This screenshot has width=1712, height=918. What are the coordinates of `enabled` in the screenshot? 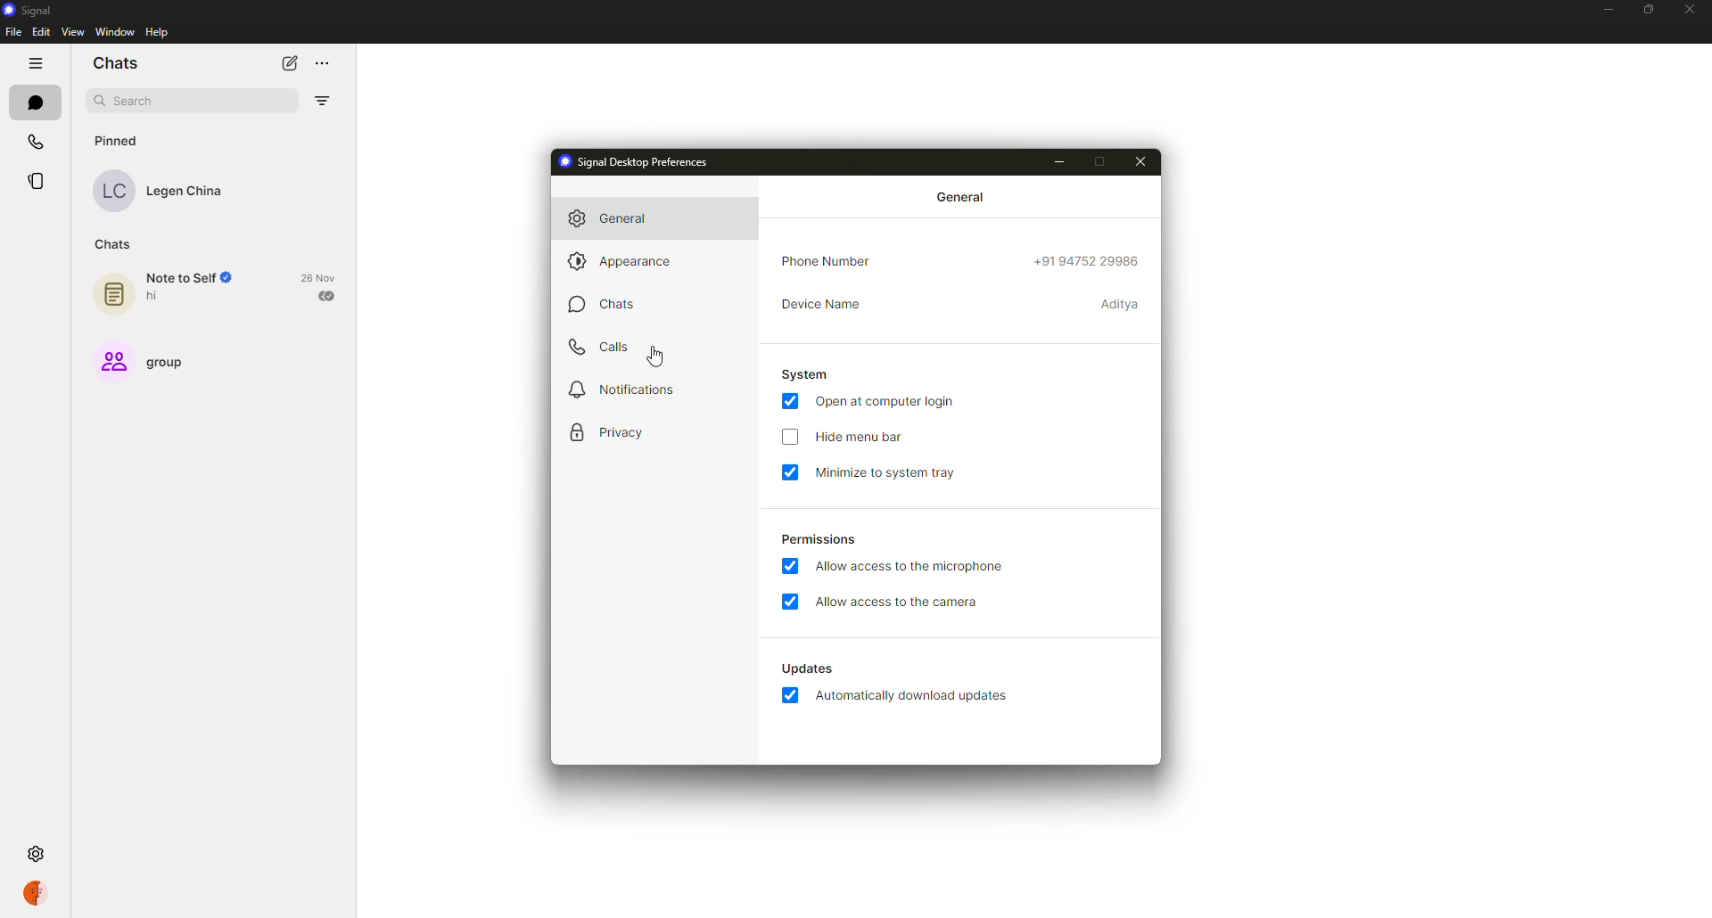 It's located at (788, 603).